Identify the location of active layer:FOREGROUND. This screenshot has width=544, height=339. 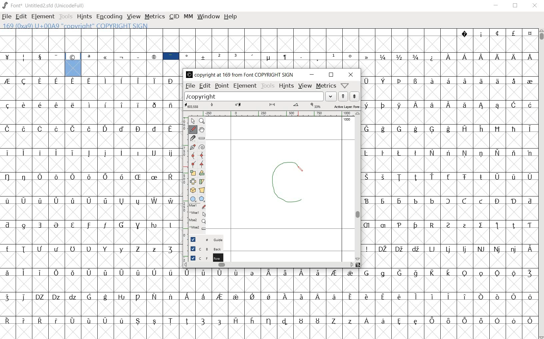
(272, 106).